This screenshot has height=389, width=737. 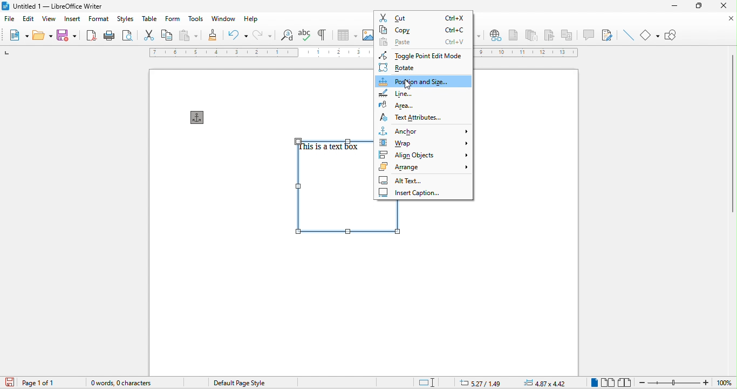 I want to click on area, so click(x=399, y=105).